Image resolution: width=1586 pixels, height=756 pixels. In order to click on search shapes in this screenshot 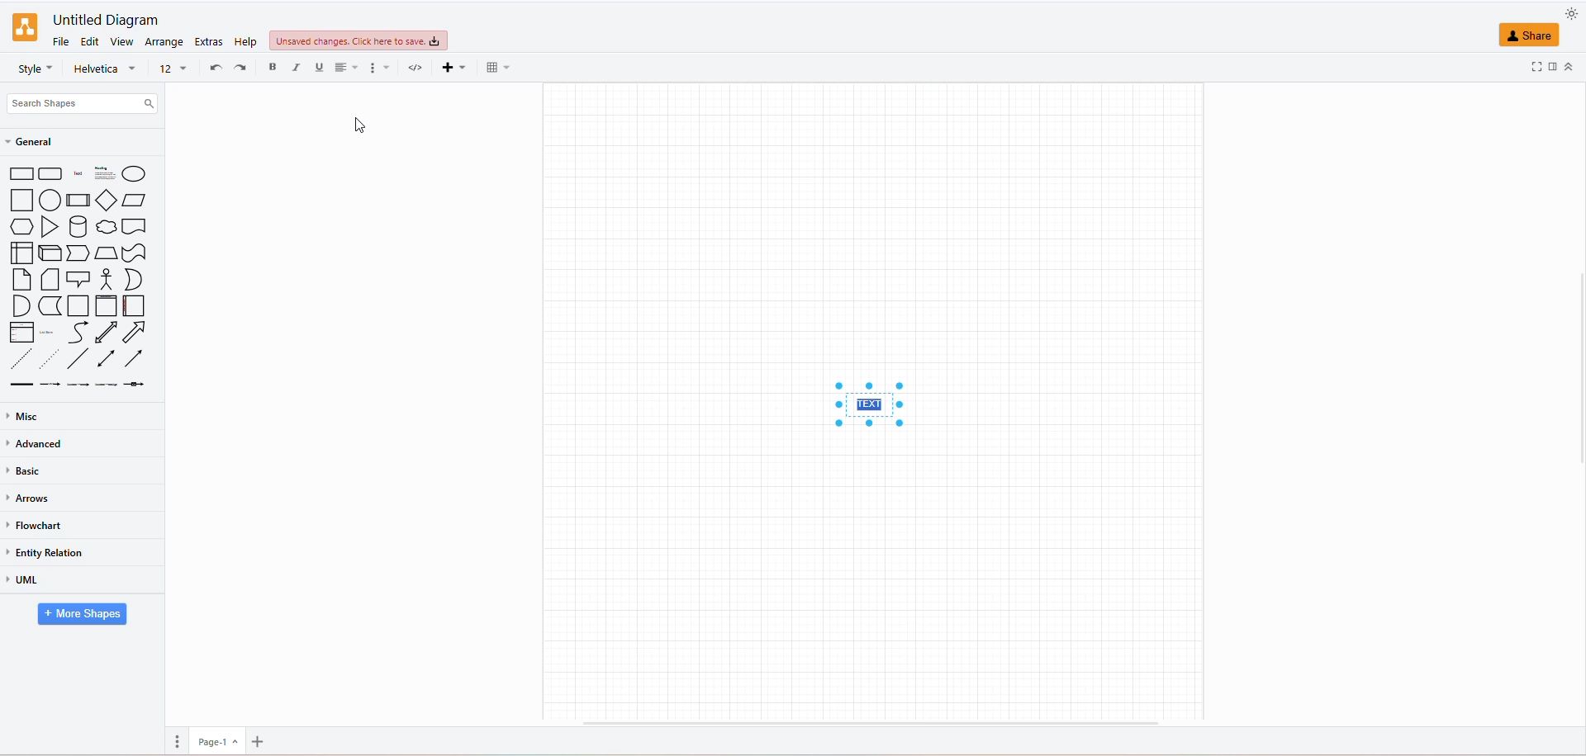, I will do `click(83, 102)`.